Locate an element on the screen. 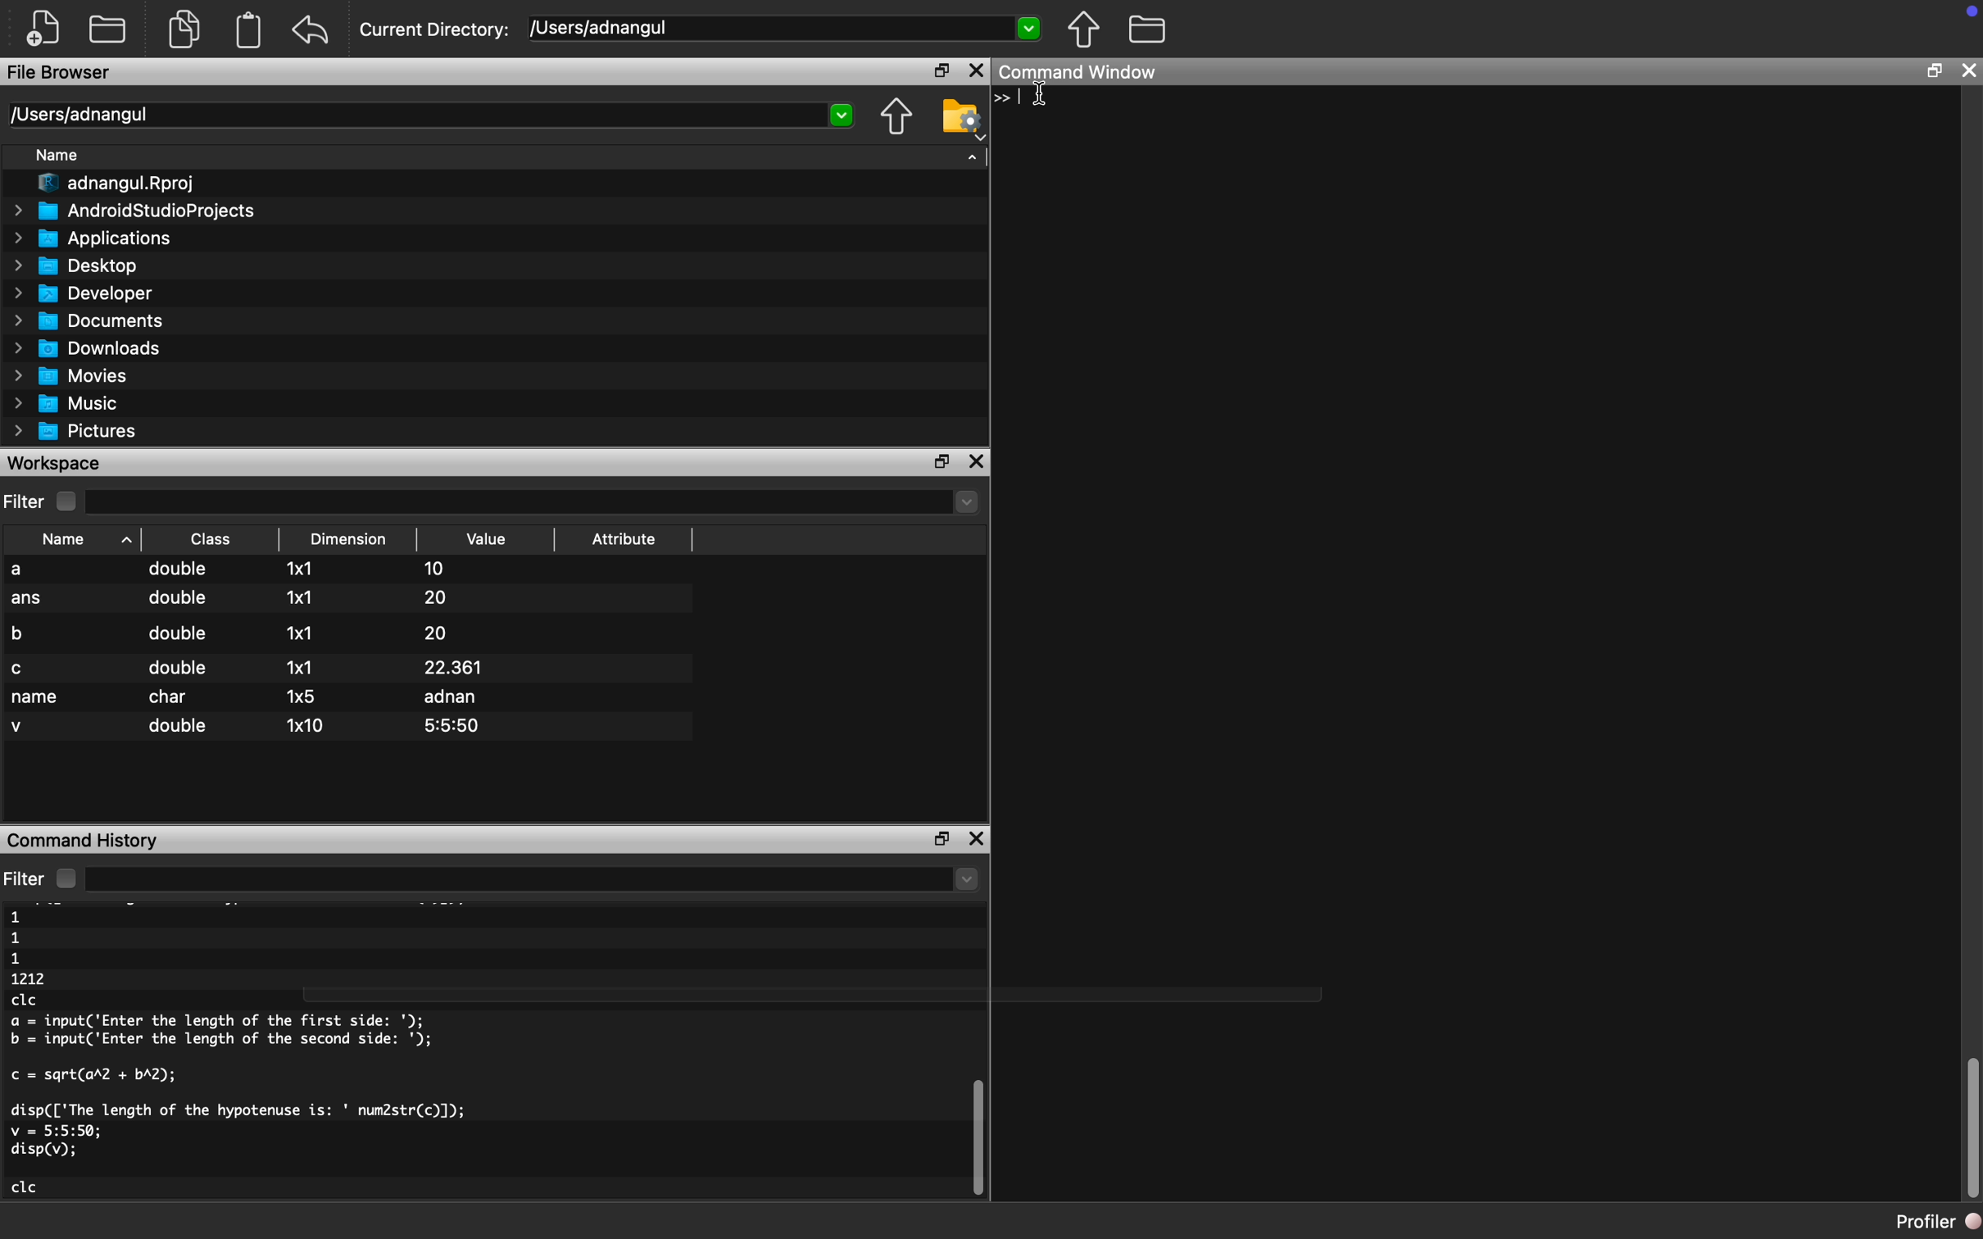  Back is located at coordinates (312, 30).